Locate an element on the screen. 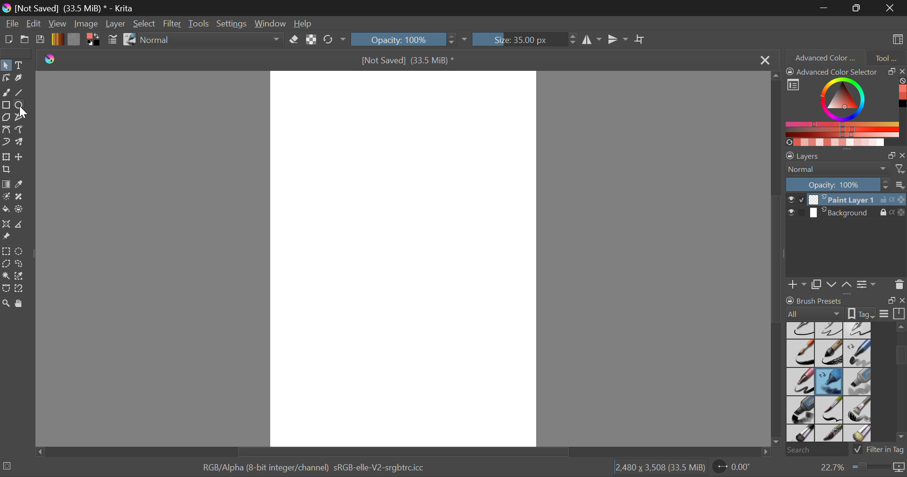 Image resolution: width=907 pixels, height=477 pixels. Scroll Bar is located at coordinates (401, 451).